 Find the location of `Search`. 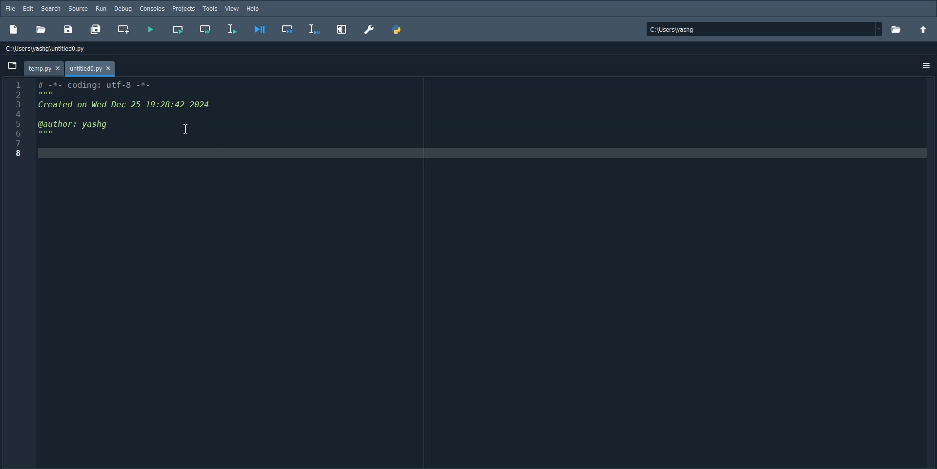

Search is located at coordinates (52, 8).